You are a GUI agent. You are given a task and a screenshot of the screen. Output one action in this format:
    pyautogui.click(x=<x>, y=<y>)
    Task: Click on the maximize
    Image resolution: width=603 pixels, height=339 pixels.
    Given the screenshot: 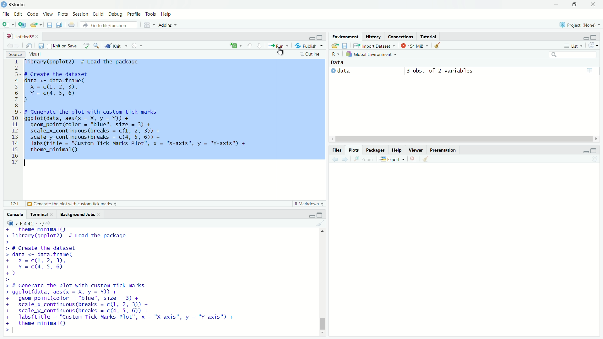 What is the action you would take?
    pyautogui.click(x=597, y=151)
    